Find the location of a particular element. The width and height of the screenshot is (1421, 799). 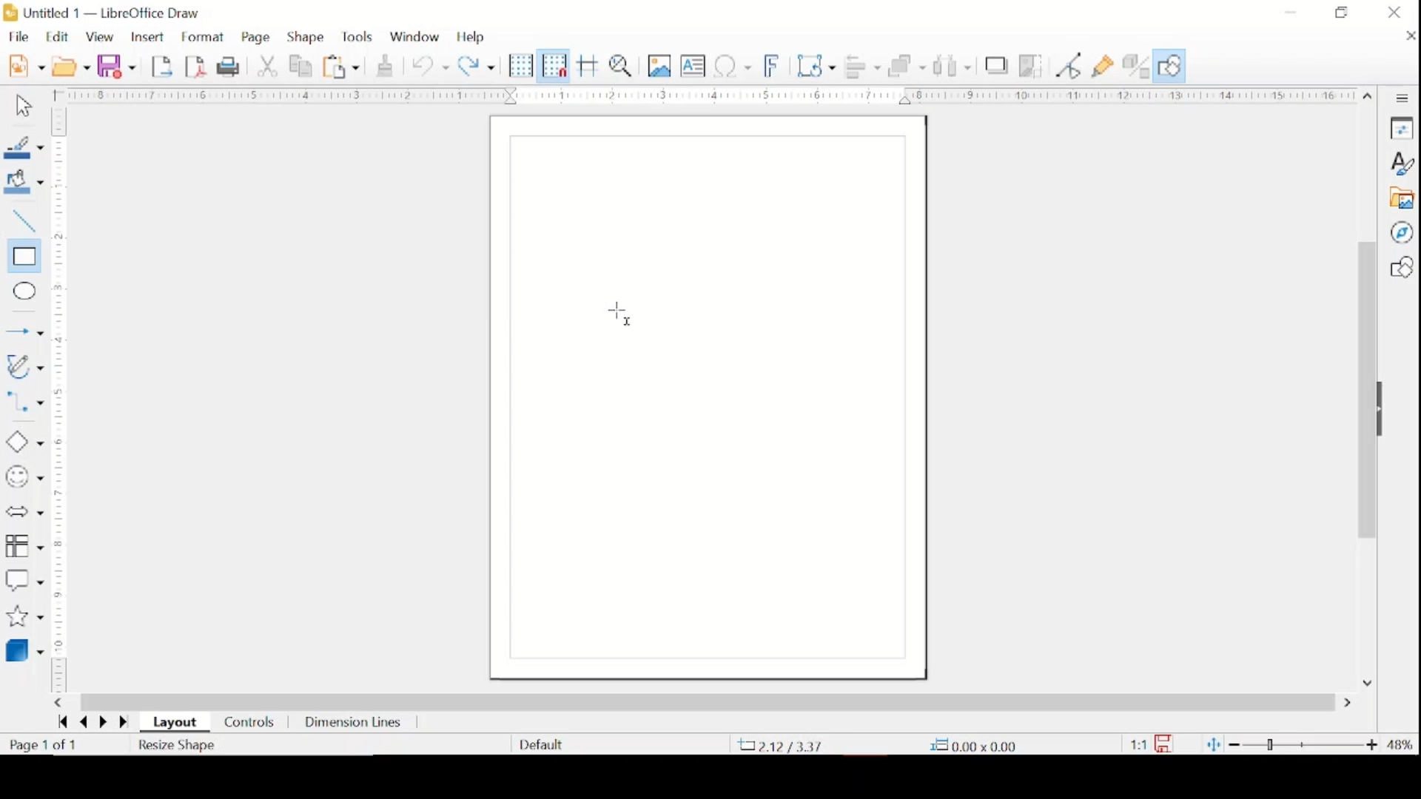

page 1 of 1 is located at coordinates (44, 745).